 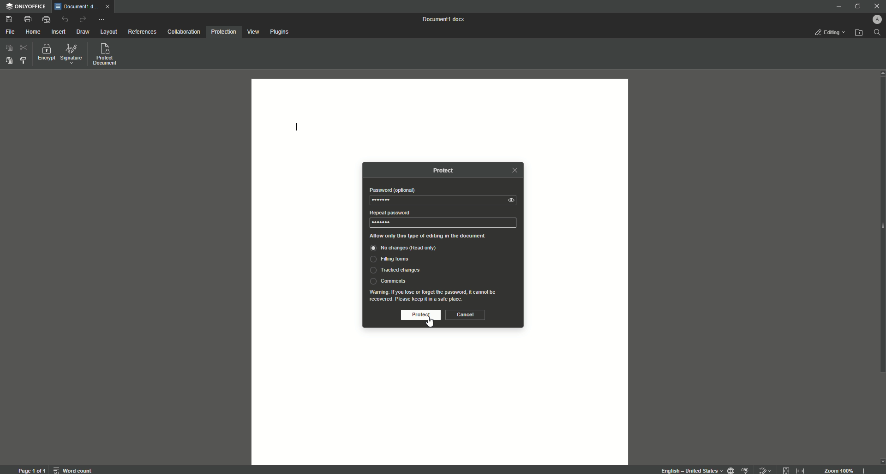 What do you see at coordinates (106, 55) in the screenshot?
I see `Protect document` at bounding box center [106, 55].